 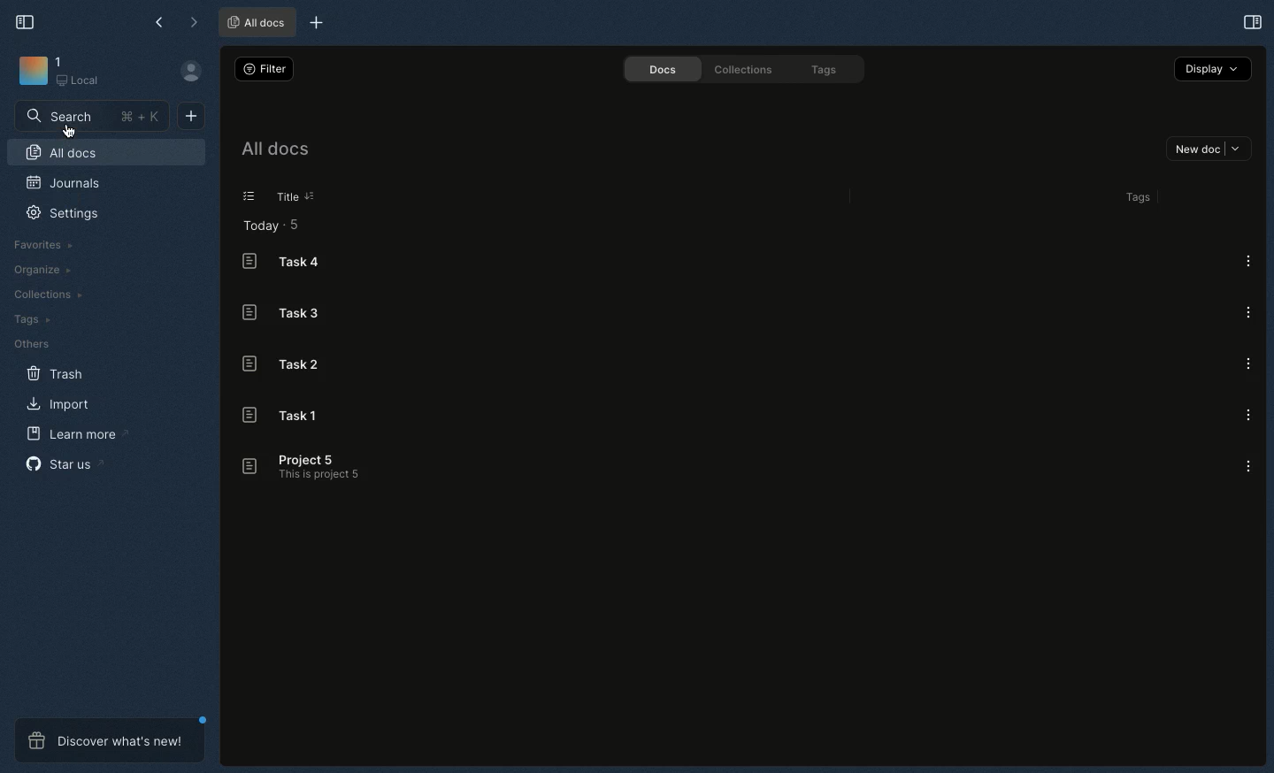 I want to click on Collections, so click(x=747, y=67).